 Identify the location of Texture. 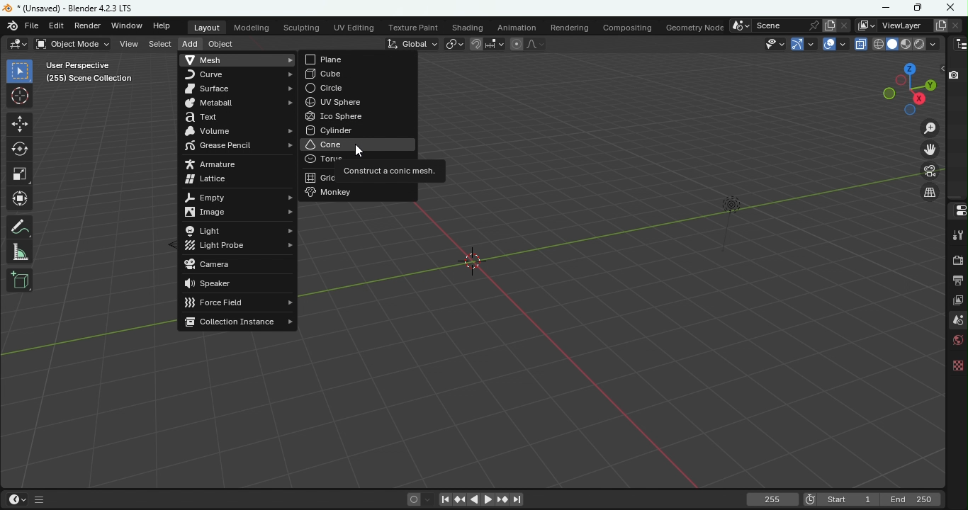
(956, 368).